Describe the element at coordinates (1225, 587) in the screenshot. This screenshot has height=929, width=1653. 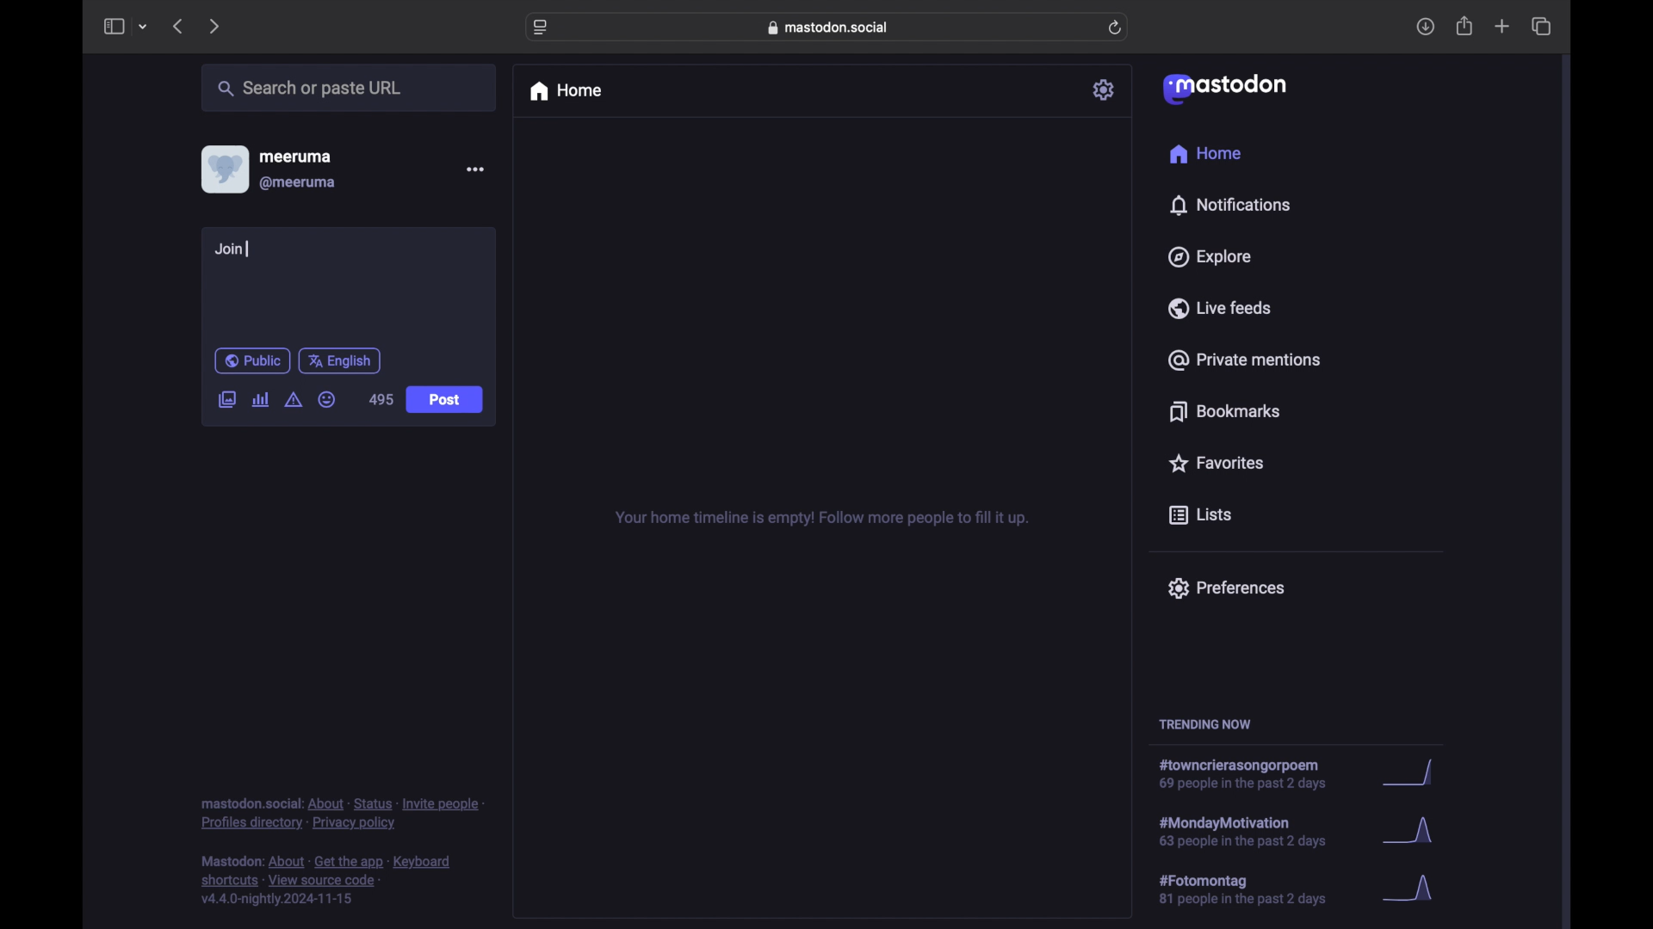
I see `preferences` at that location.